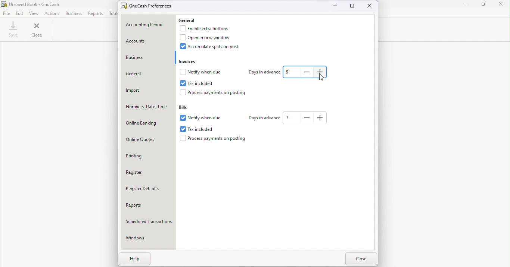  I want to click on Business , so click(147, 58).